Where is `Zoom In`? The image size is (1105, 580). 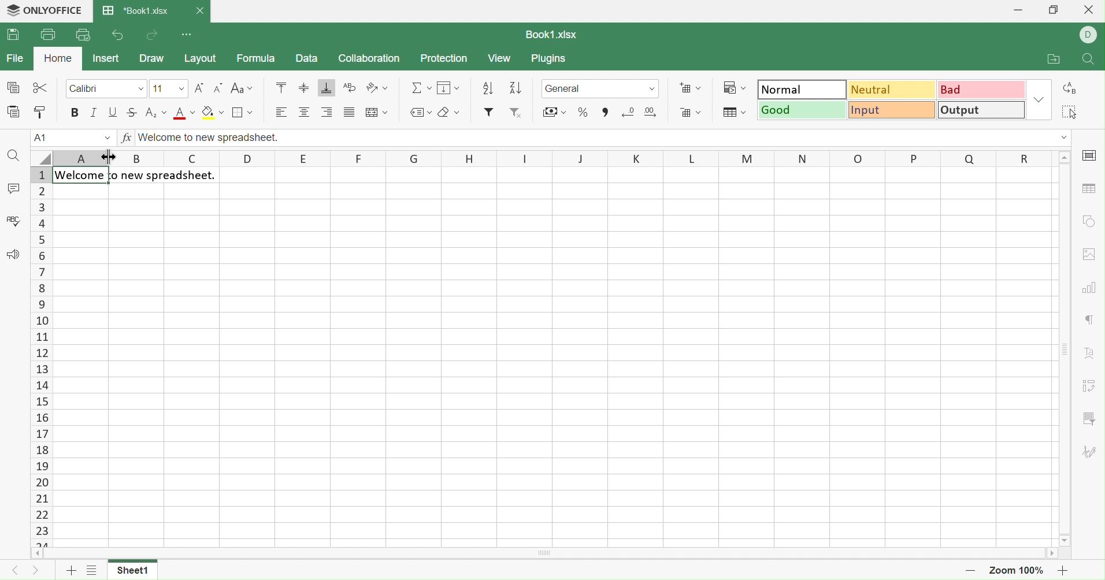 Zoom In is located at coordinates (1061, 571).